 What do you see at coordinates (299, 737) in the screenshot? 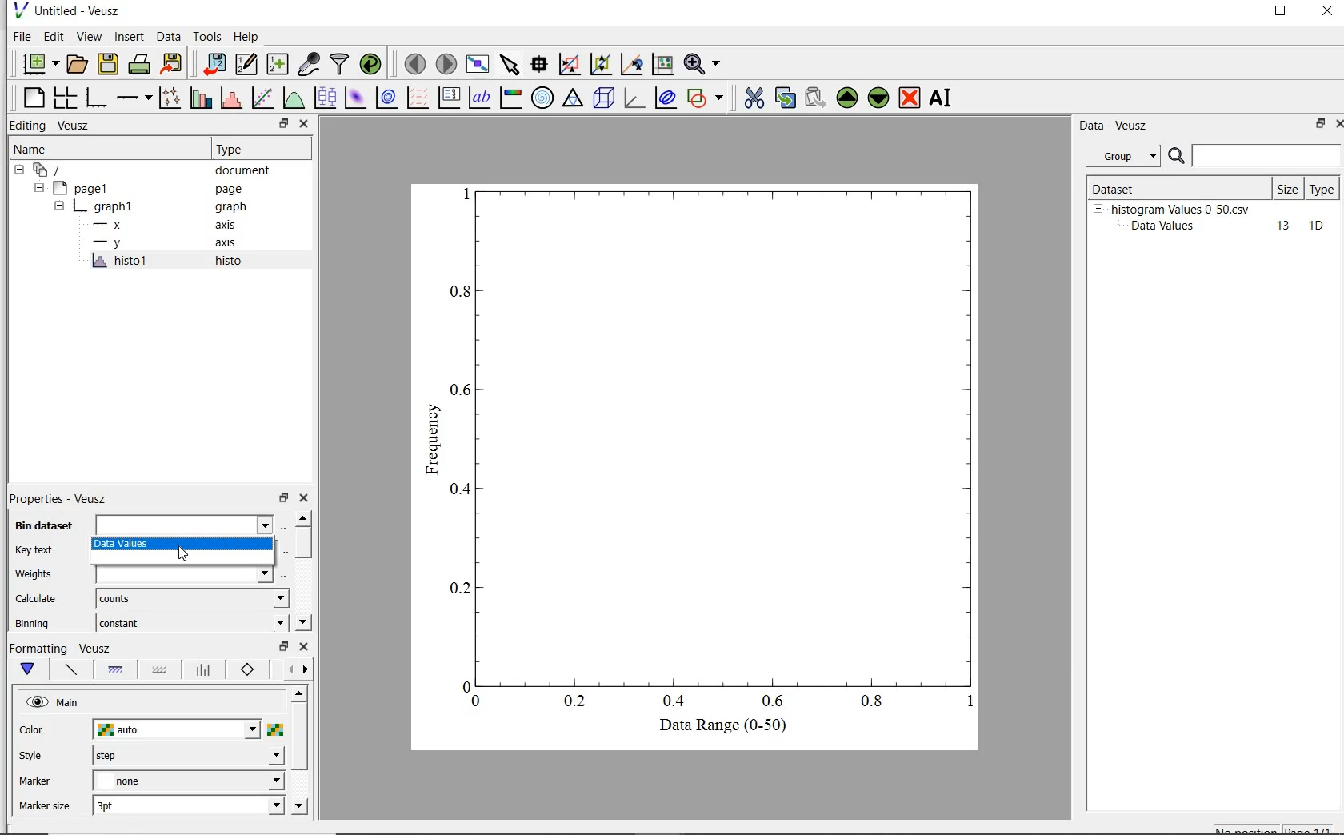
I see `vertical scrollbar` at bounding box center [299, 737].